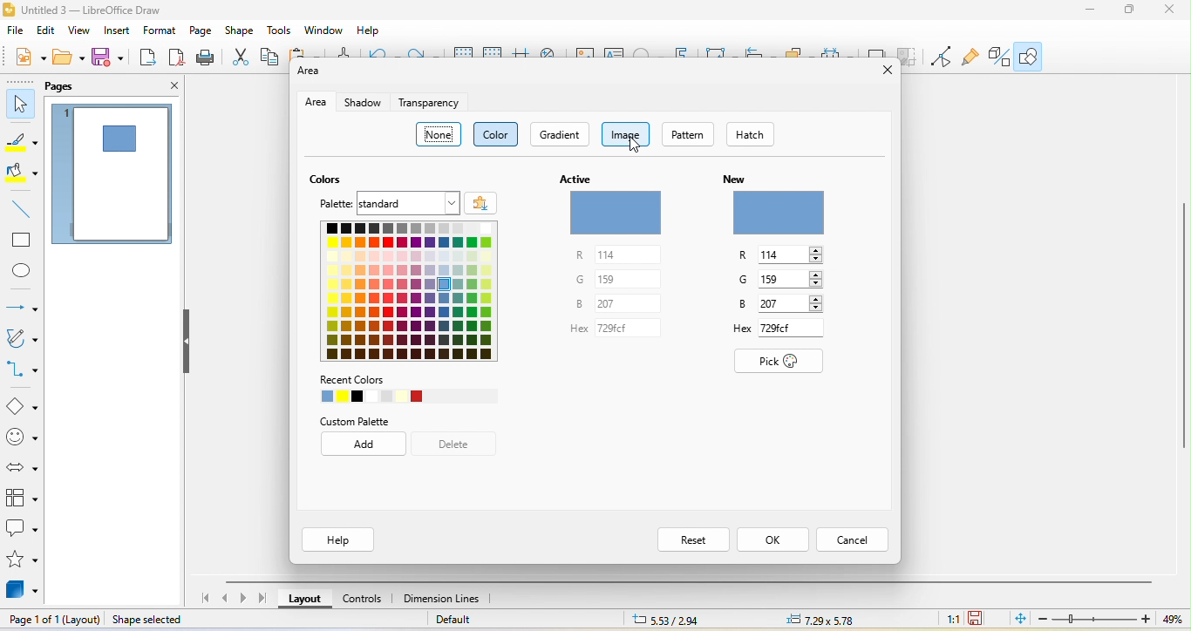 This screenshot has height=631, width=1191. Describe the element at coordinates (459, 444) in the screenshot. I see `delete` at that location.